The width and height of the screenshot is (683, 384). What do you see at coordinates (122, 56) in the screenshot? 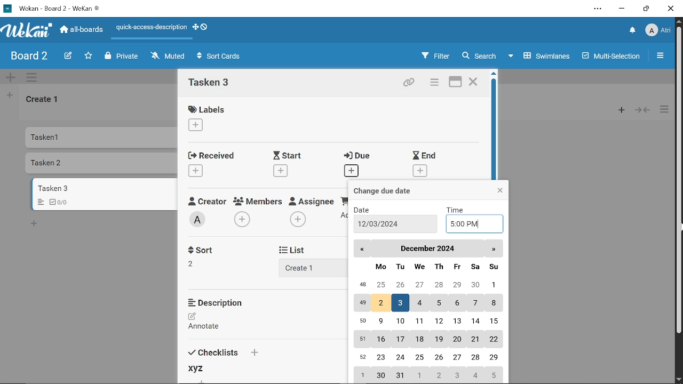
I see `Private` at bounding box center [122, 56].